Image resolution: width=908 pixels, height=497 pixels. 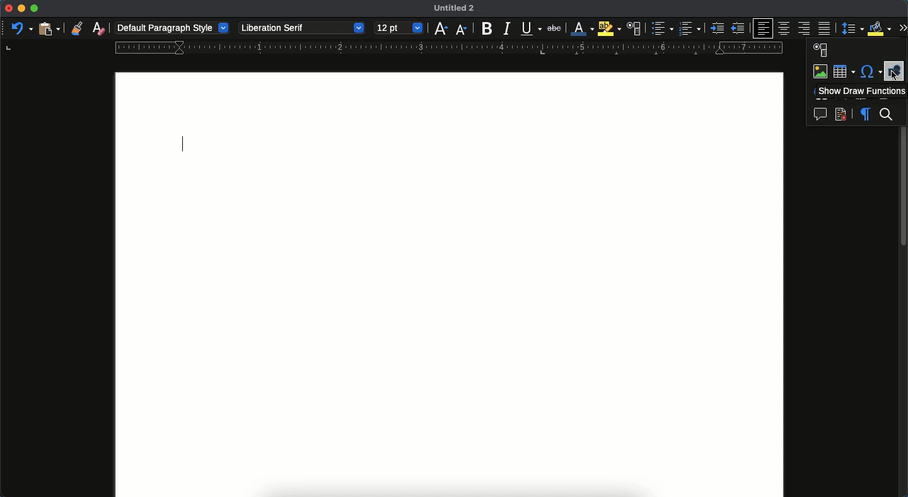 I want to click on fill color, so click(x=878, y=29).